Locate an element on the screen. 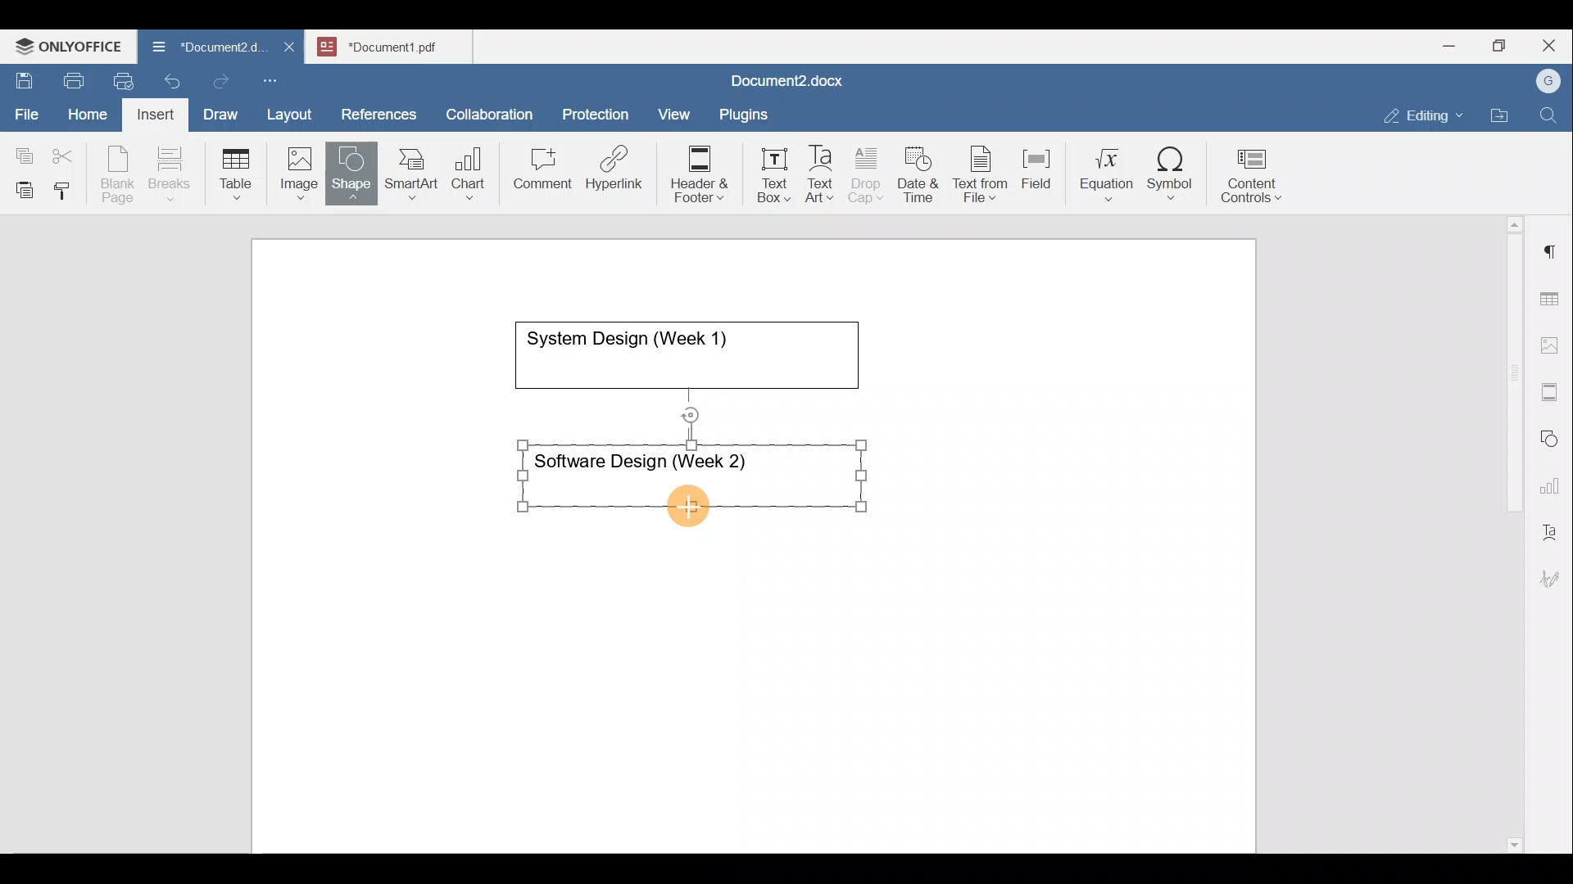 The height and width of the screenshot is (884, 1573). Headers & footers is located at coordinates (1553, 388).